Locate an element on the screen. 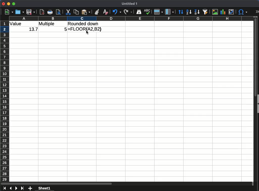  finder is located at coordinates (139, 12).